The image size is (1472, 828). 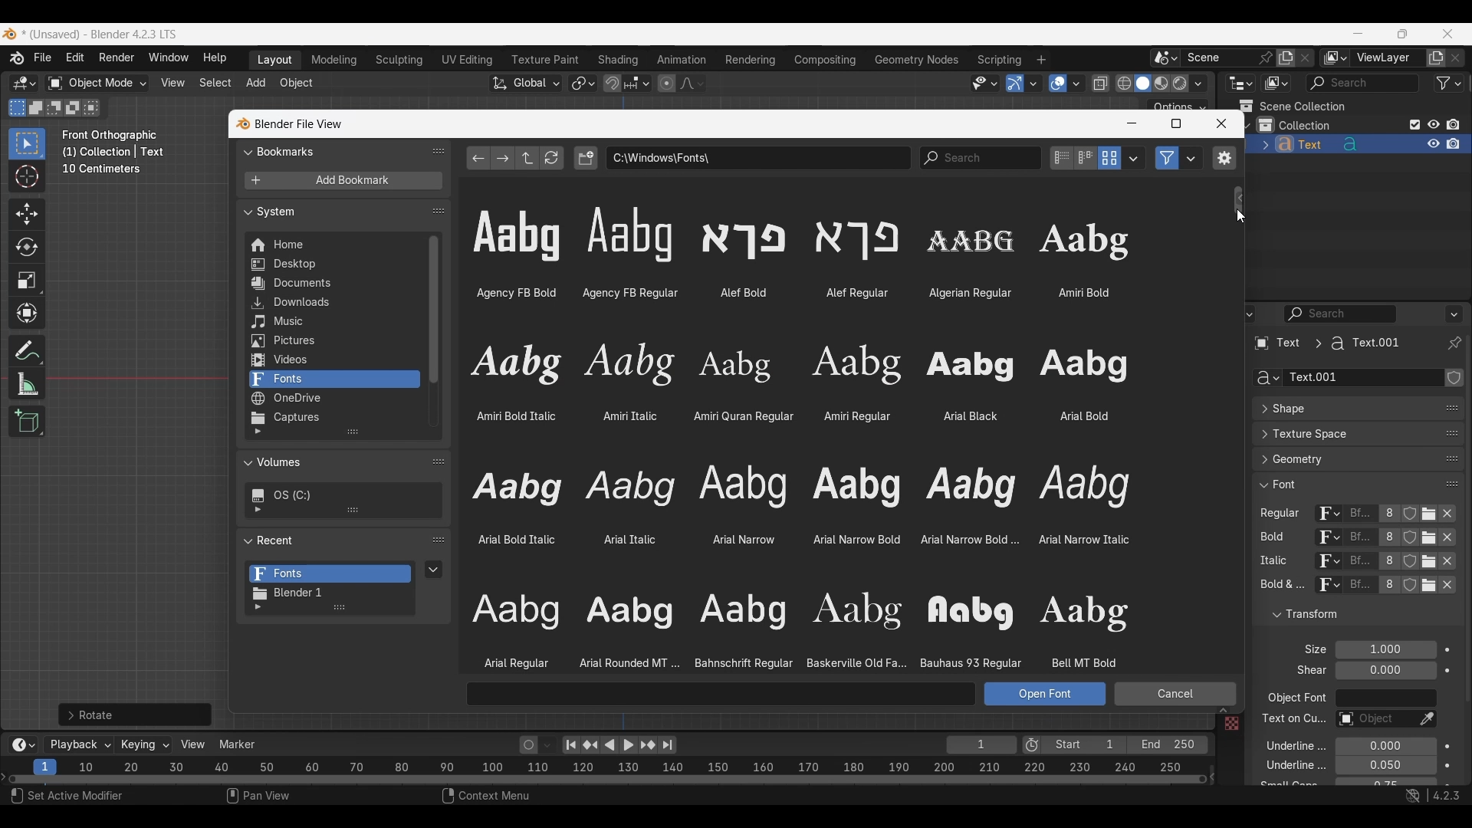 What do you see at coordinates (758, 157) in the screenshot?
I see `File path` at bounding box center [758, 157].